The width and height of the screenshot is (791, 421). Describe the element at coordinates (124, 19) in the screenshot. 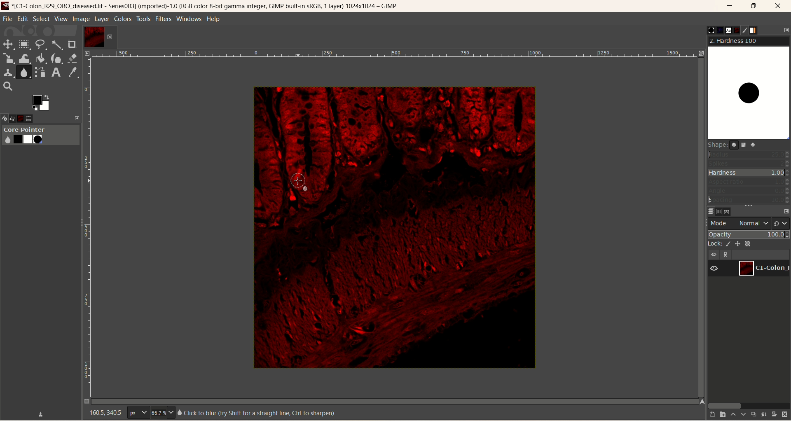

I see `colors` at that location.